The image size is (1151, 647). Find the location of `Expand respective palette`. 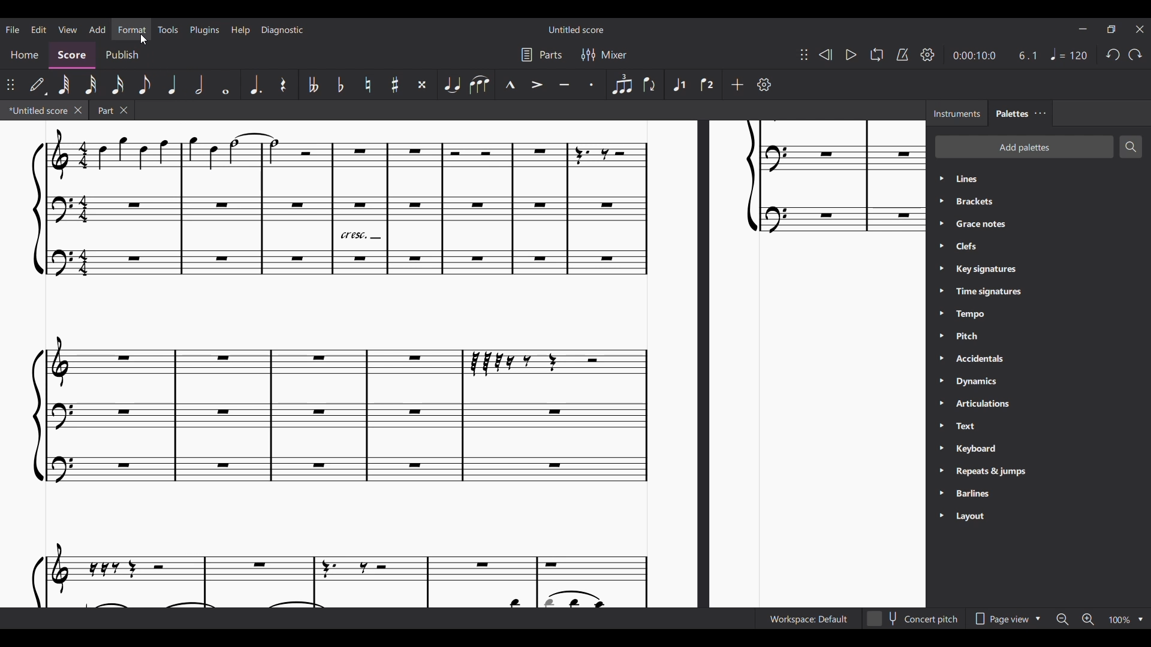

Expand respective palette is located at coordinates (941, 348).